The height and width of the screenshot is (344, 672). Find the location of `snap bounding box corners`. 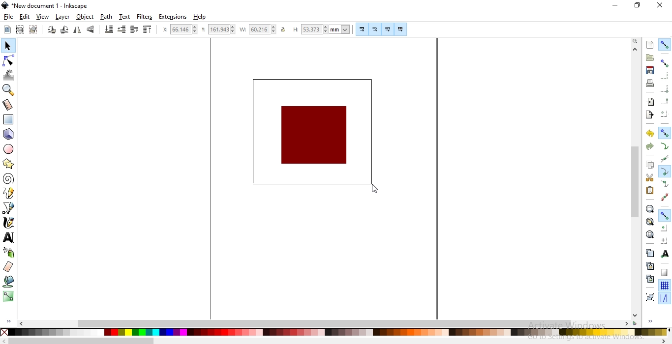

snap bounding box corners is located at coordinates (665, 90).